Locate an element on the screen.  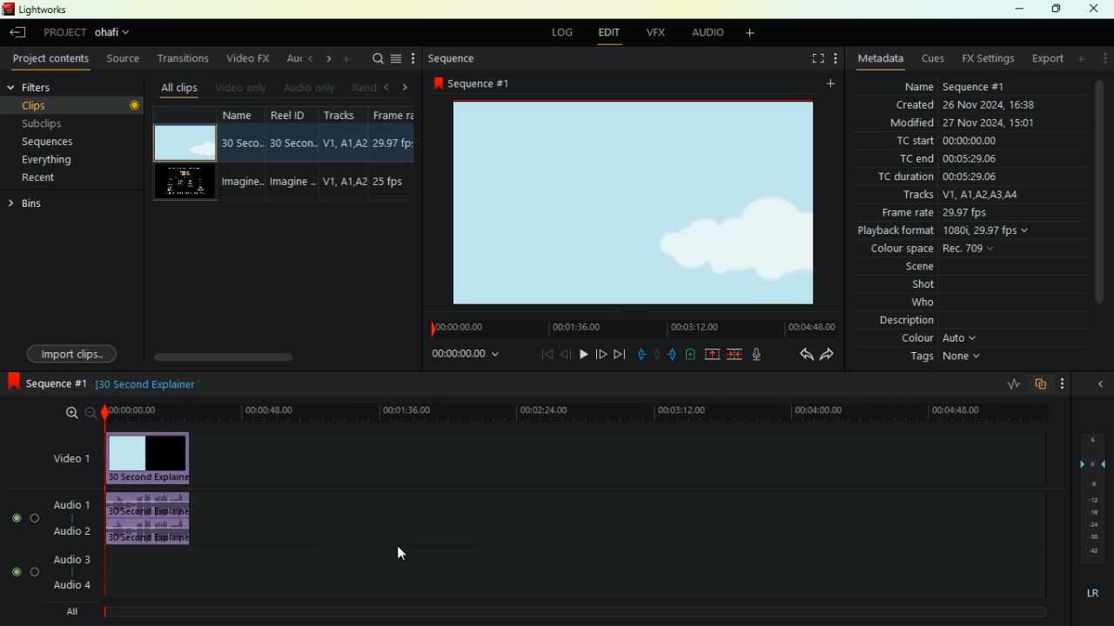
image is located at coordinates (639, 203).